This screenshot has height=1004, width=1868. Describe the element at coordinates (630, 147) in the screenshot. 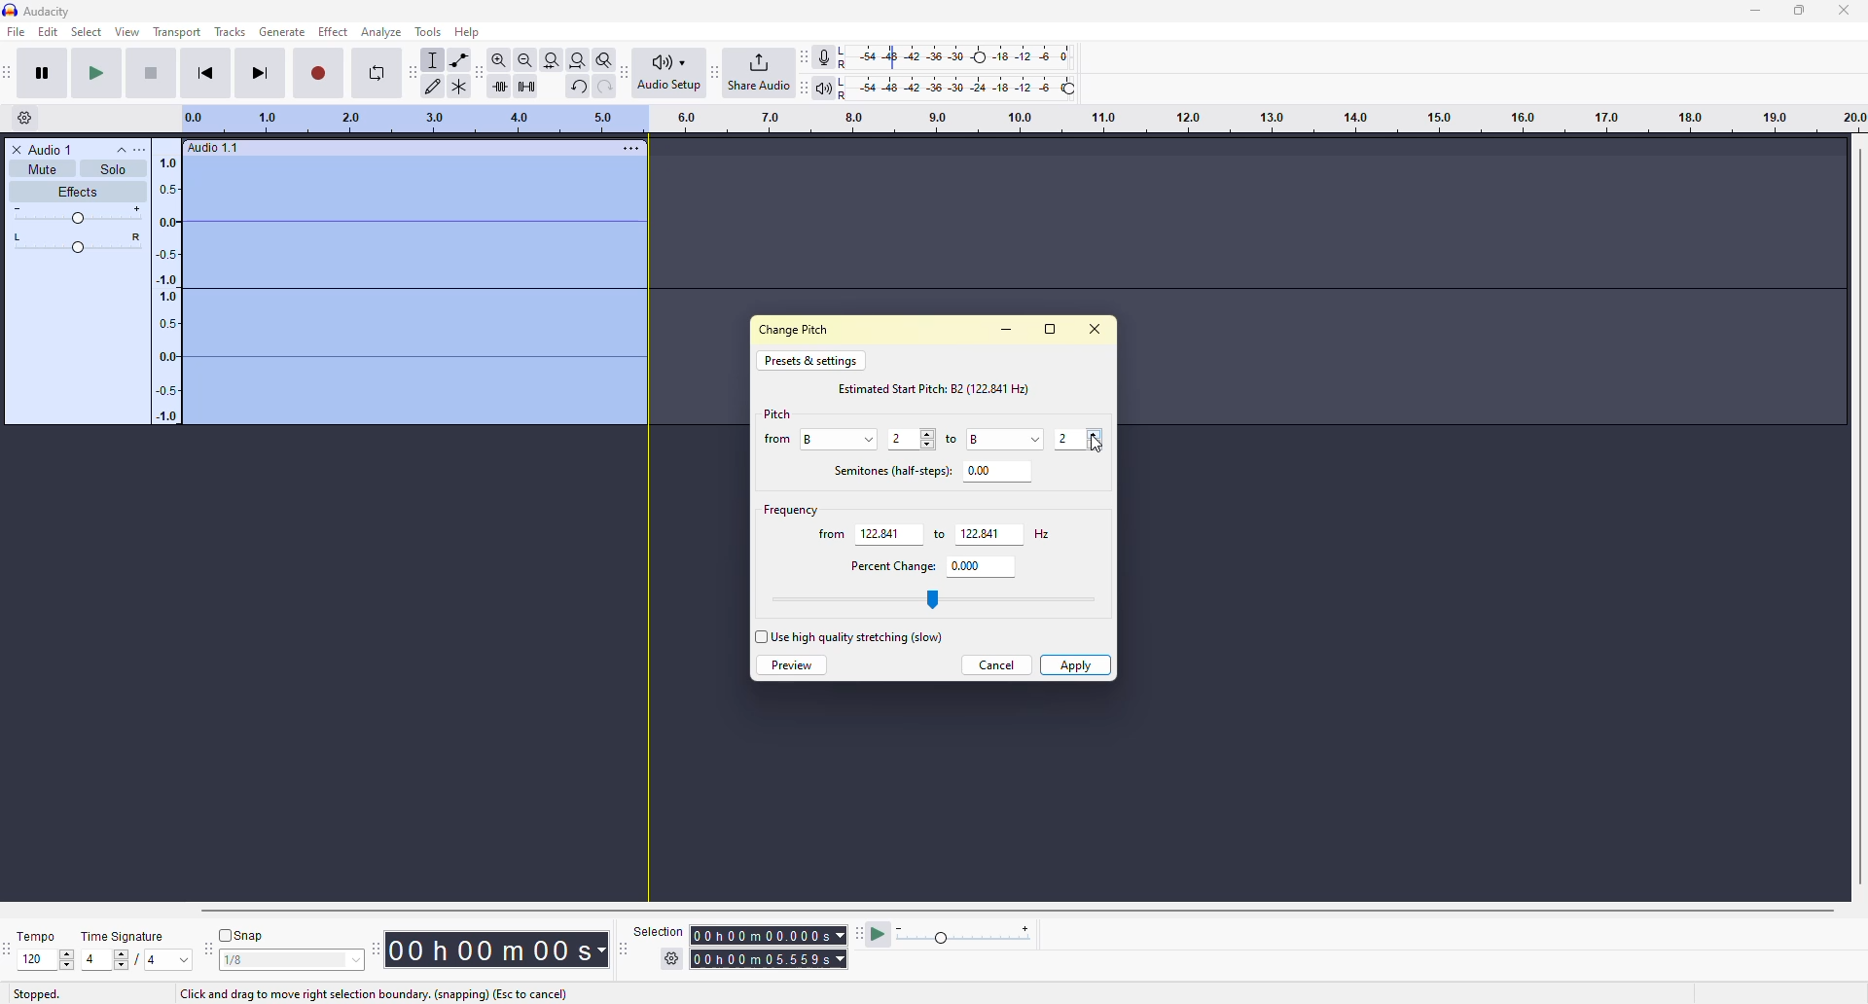

I see `more` at that location.